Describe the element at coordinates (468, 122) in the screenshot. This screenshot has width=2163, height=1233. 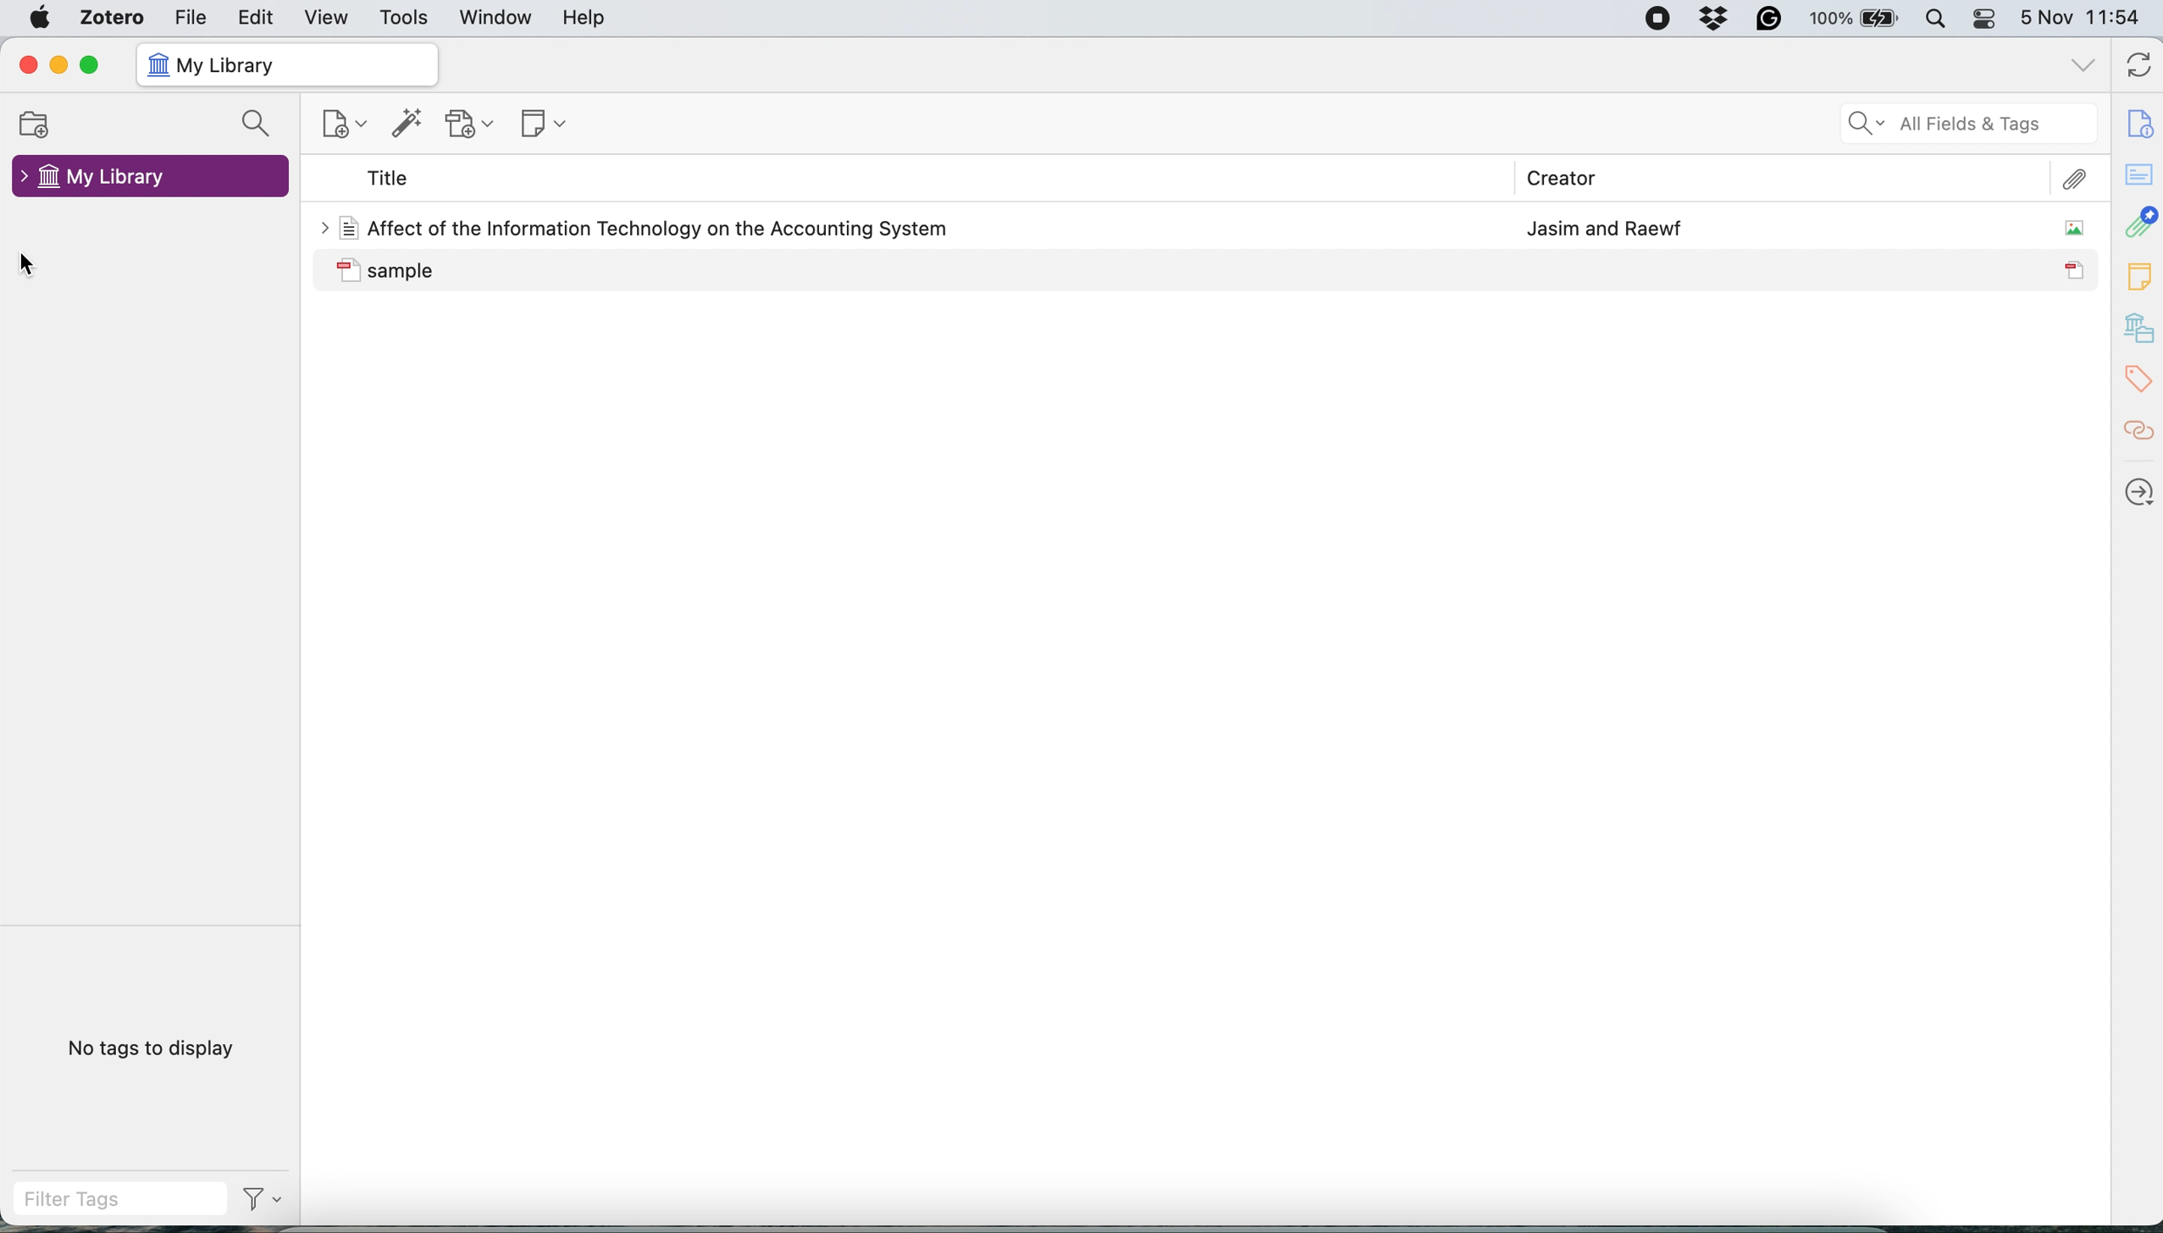
I see `new attachment` at that location.